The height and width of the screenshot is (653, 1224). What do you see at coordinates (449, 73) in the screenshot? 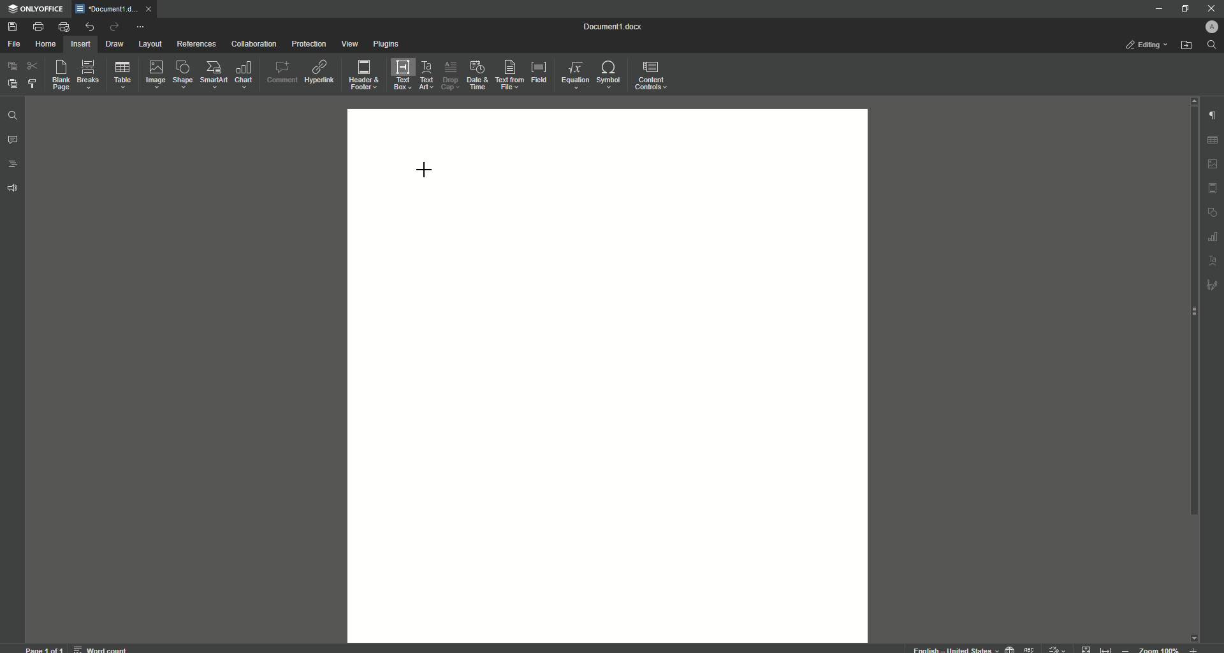
I see `Drop Cap` at bounding box center [449, 73].